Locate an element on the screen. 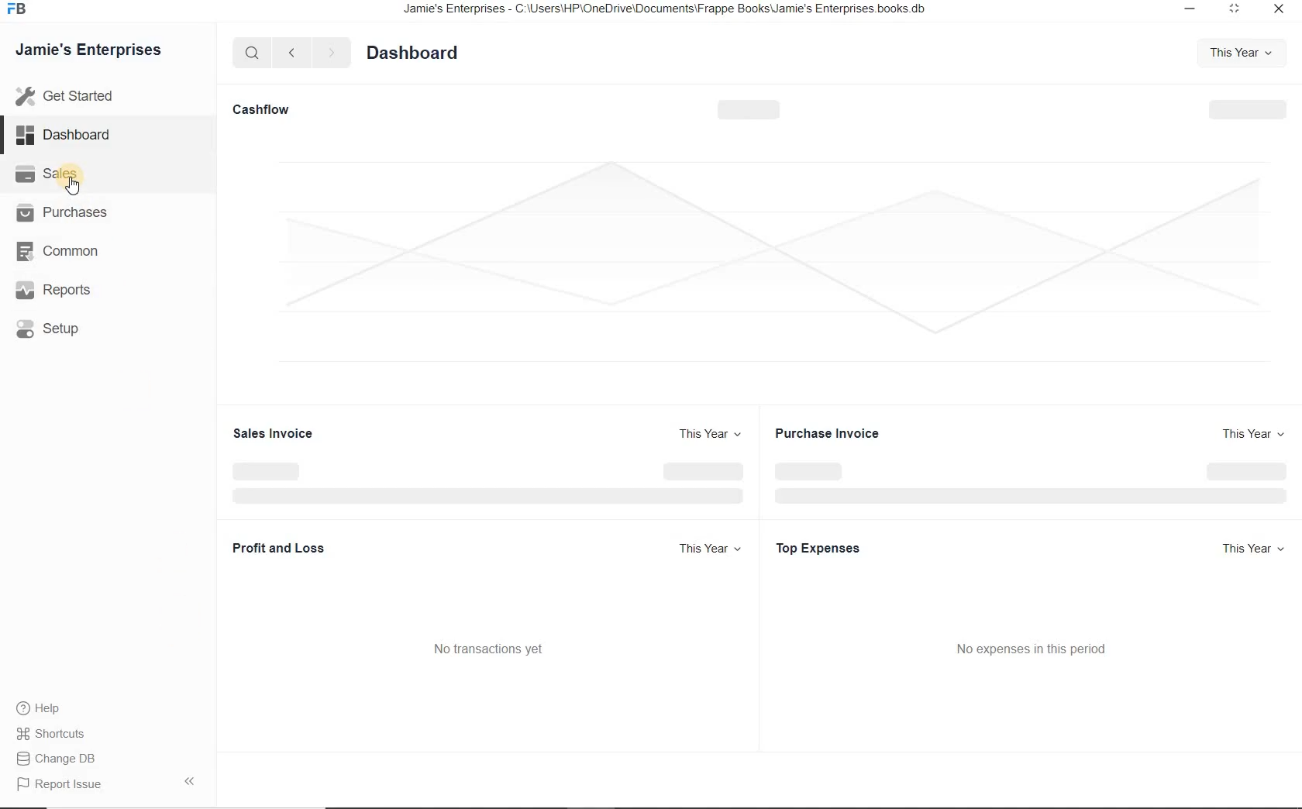 Image resolution: width=1302 pixels, height=809 pixels. Jamie's Enterprises - C:\Users\HP\OneDrive\Documents\Frappe Books\Jamie's Enterprises books.db is located at coordinates (669, 10).